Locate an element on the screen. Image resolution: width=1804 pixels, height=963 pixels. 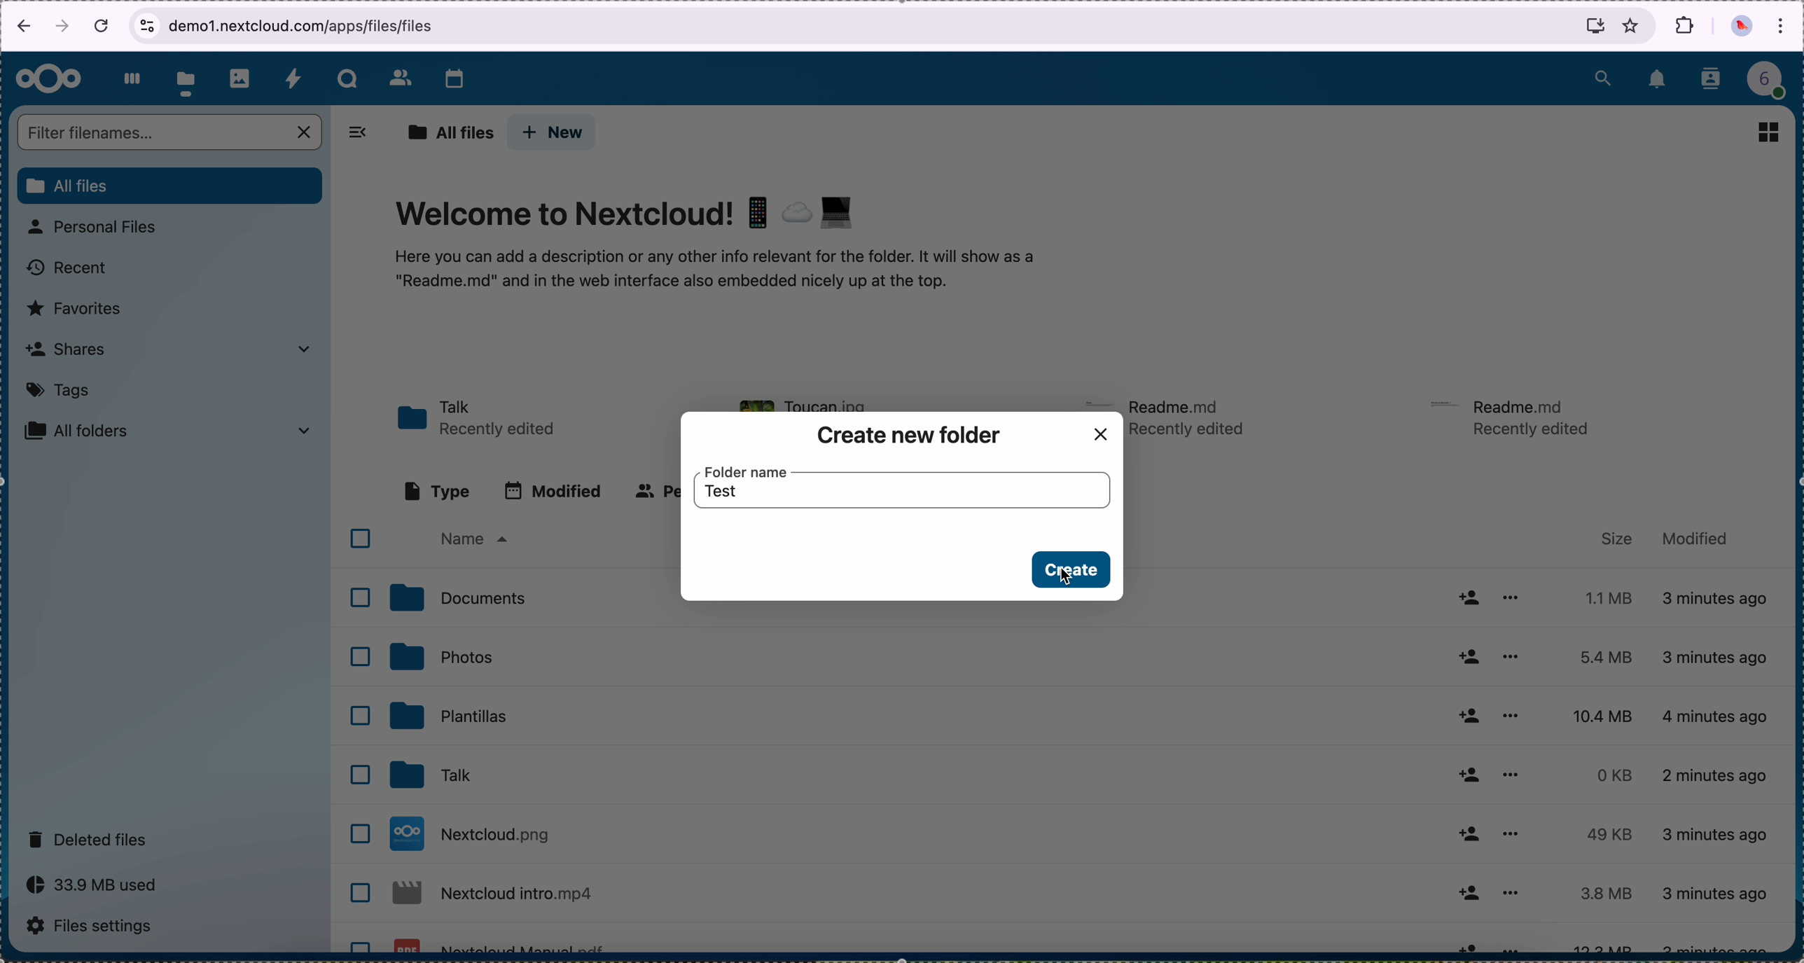
customize and control Google Chrome is located at coordinates (1782, 27).